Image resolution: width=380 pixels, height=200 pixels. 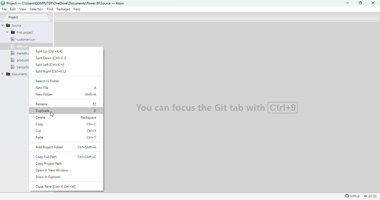 What do you see at coordinates (67, 131) in the screenshot?
I see `Cut` at bounding box center [67, 131].